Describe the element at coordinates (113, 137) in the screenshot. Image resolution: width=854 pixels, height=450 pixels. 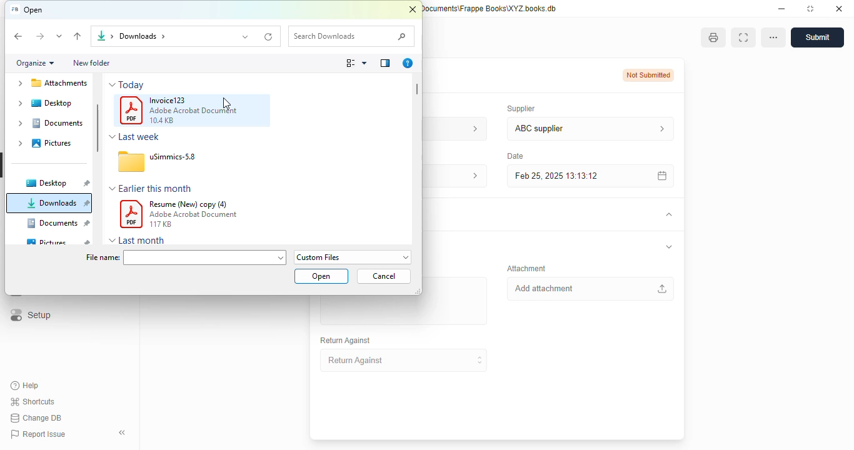
I see `dropdown` at that location.